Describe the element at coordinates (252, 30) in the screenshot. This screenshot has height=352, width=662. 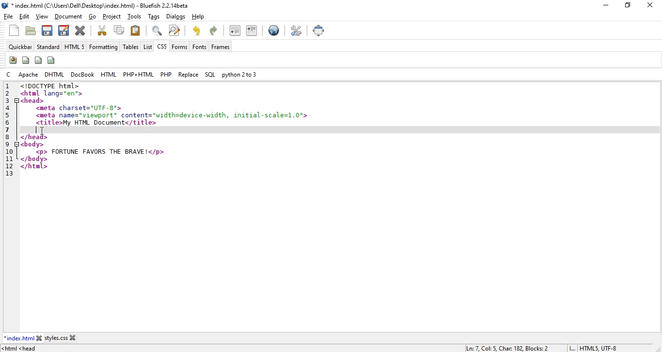
I see `indent` at that location.